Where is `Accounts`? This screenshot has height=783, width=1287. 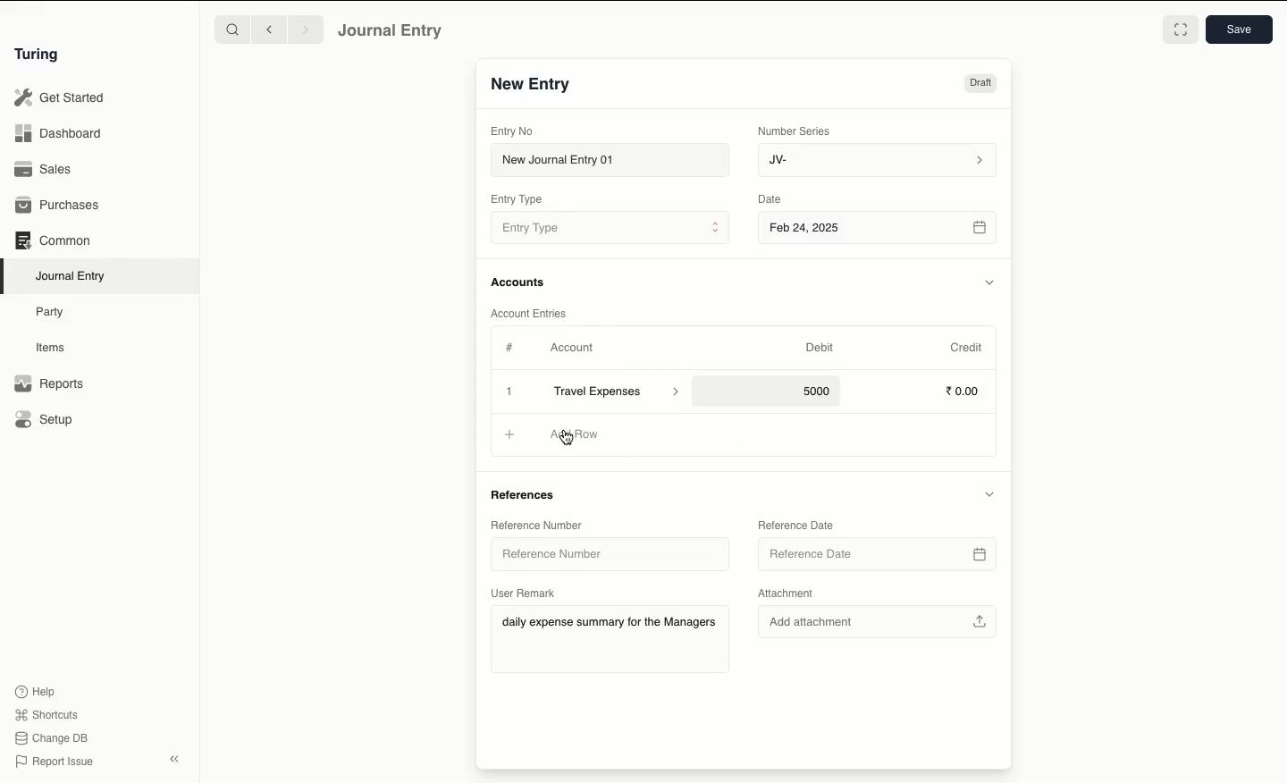 Accounts is located at coordinates (519, 282).